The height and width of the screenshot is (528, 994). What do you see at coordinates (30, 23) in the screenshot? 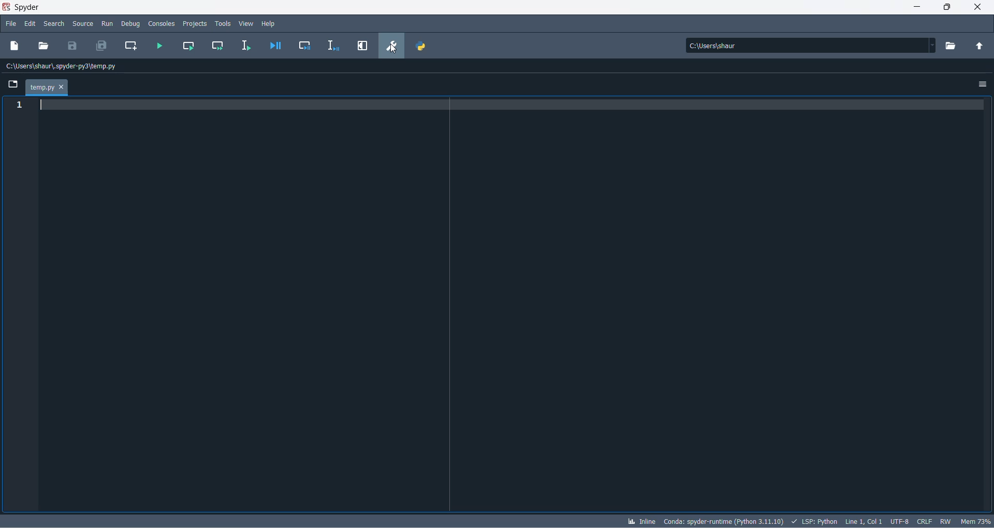
I see `edit` at bounding box center [30, 23].